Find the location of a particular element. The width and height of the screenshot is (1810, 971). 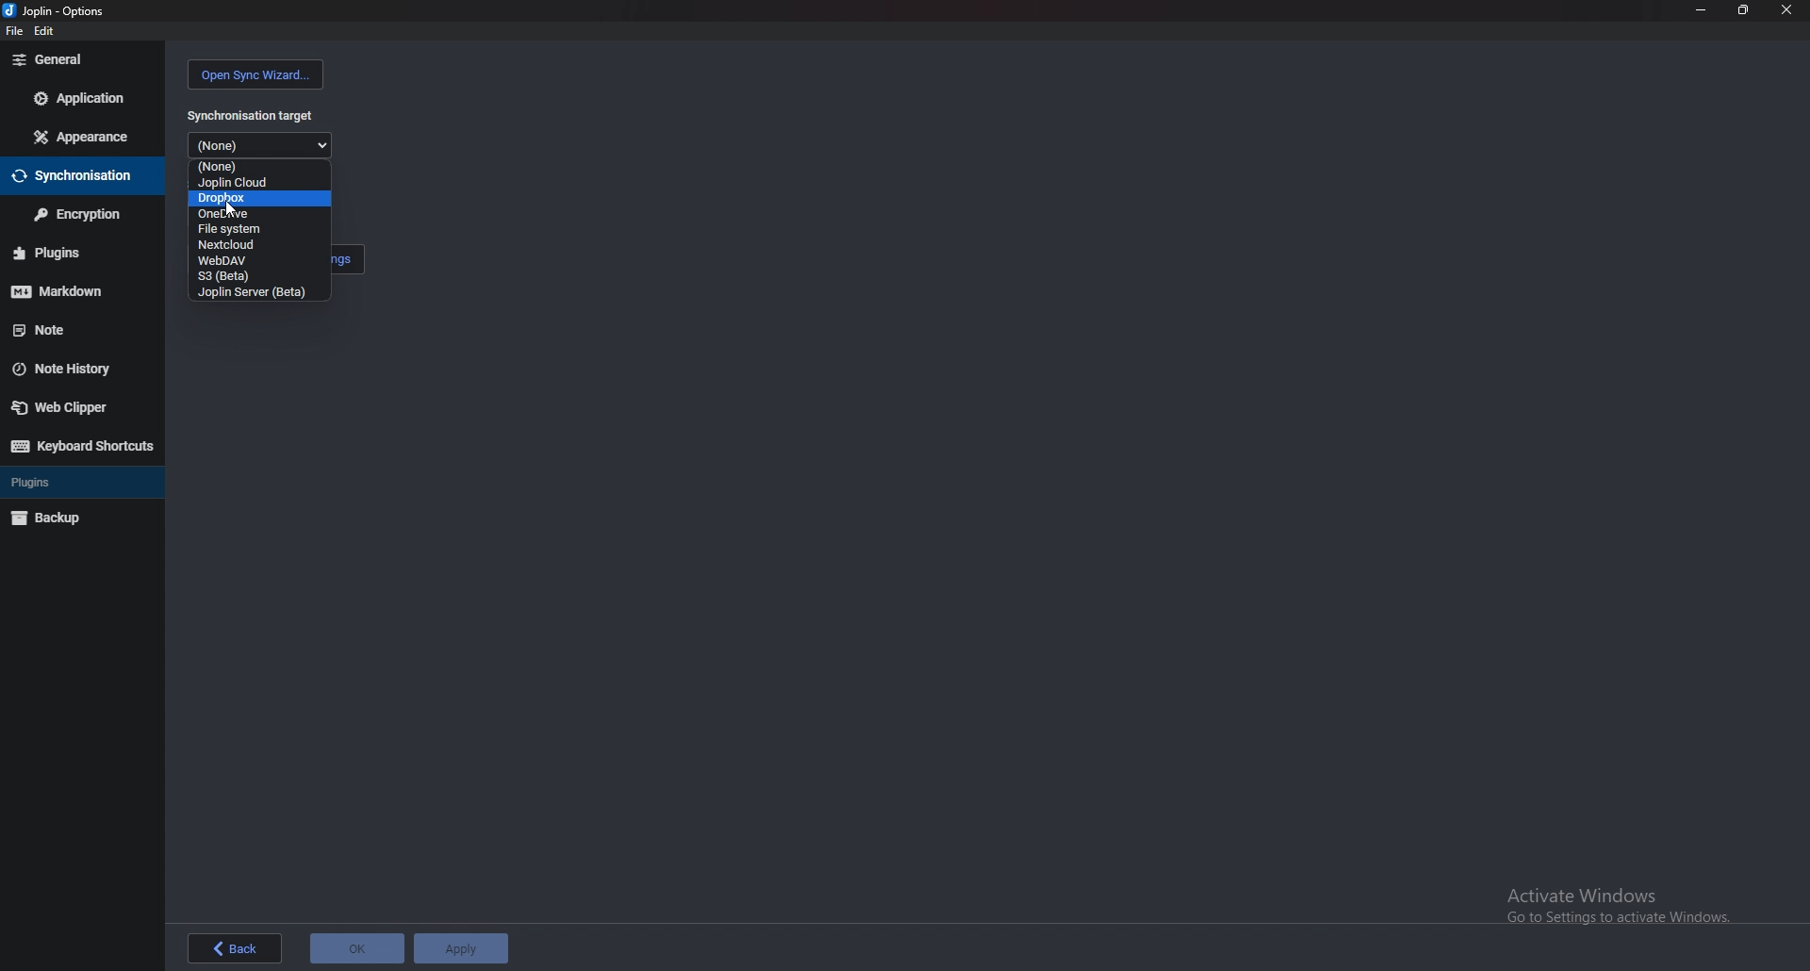

none is located at coordinates (255, 167).